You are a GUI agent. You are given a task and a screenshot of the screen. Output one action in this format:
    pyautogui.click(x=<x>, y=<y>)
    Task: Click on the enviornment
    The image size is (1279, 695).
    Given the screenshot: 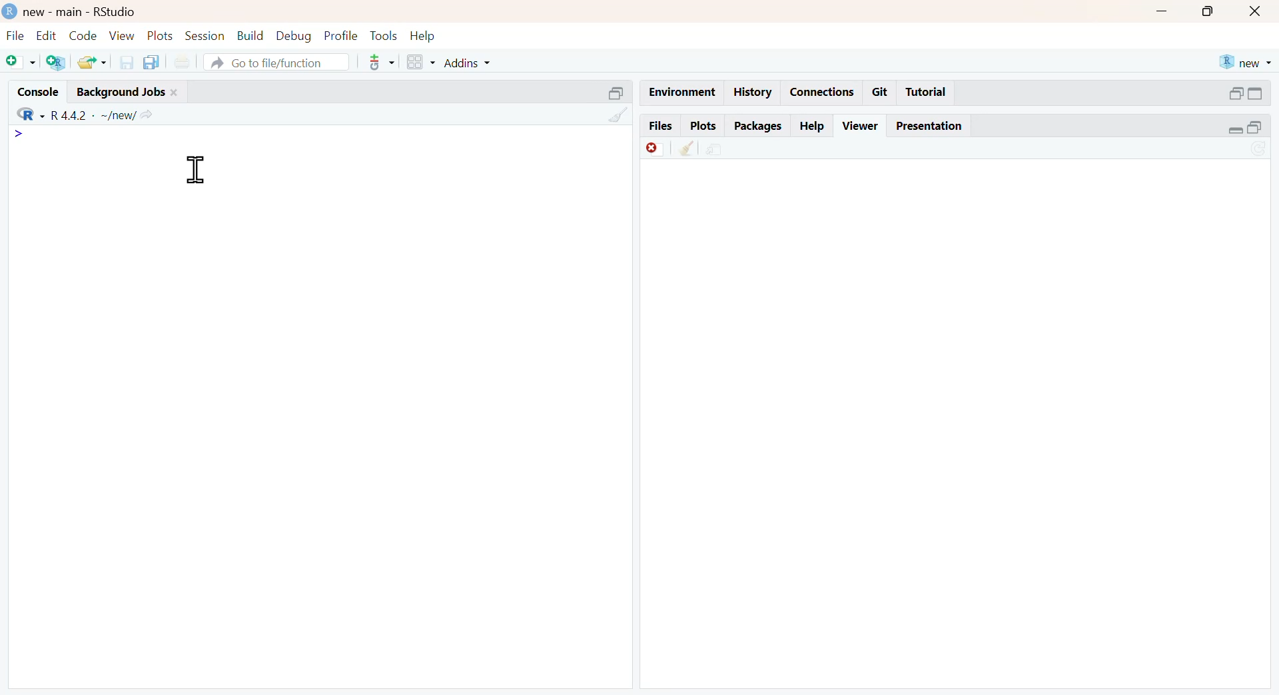 What is the action you would take?
    pyautogui.click(x=683, y=91)
    